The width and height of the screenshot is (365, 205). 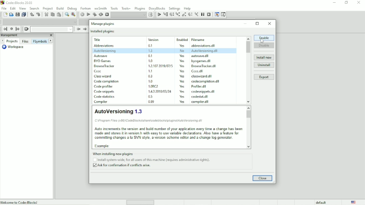 I want to click on Cursor, so click(x=262, y=41).